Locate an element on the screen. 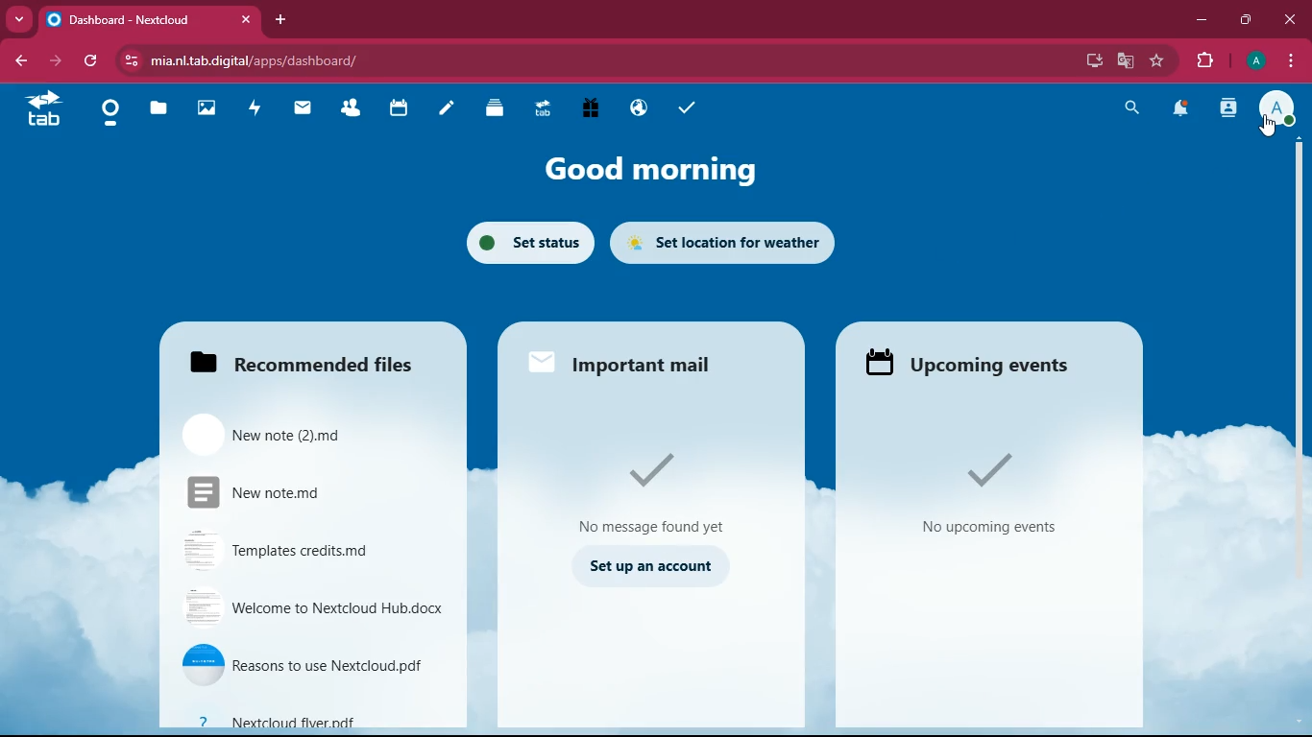 This screenshot has width=1312, height=737. tab is located at coordinates (46, 111).